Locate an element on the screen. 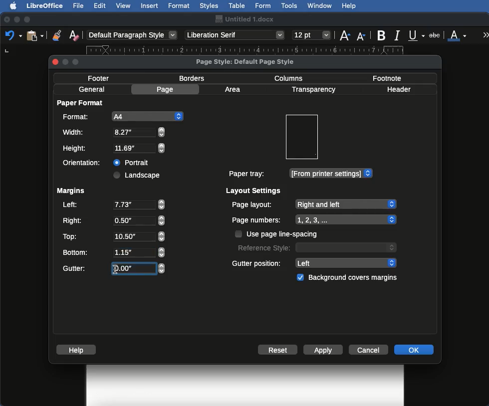  Borders is located at coordinates (193, 78).